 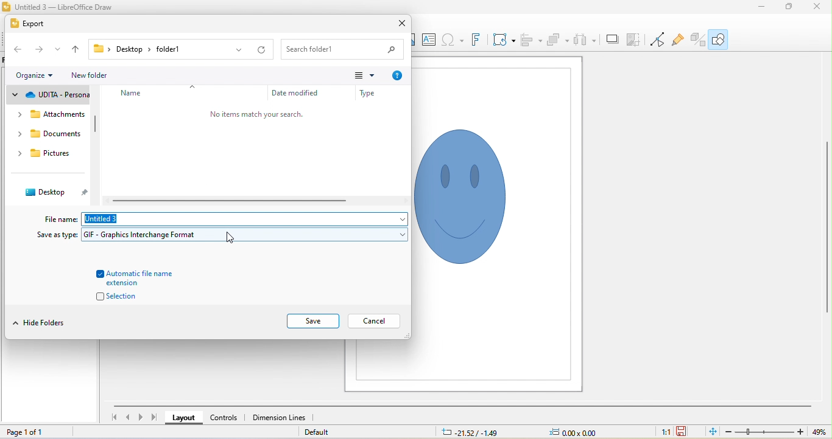 What do you see at coordinates (697, 41) in the screenshot?
I see `toggle extrusion` at bounding box center [697, 41].